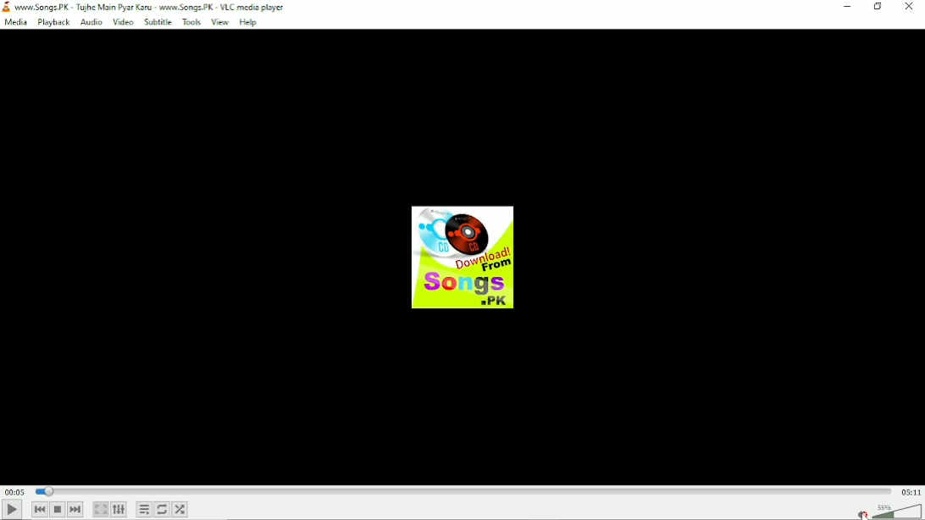 This screenshot has height=520, width=925. Describe the element at coordinates (464, 257) in the screenshot. I see `Audio track image` at that location.